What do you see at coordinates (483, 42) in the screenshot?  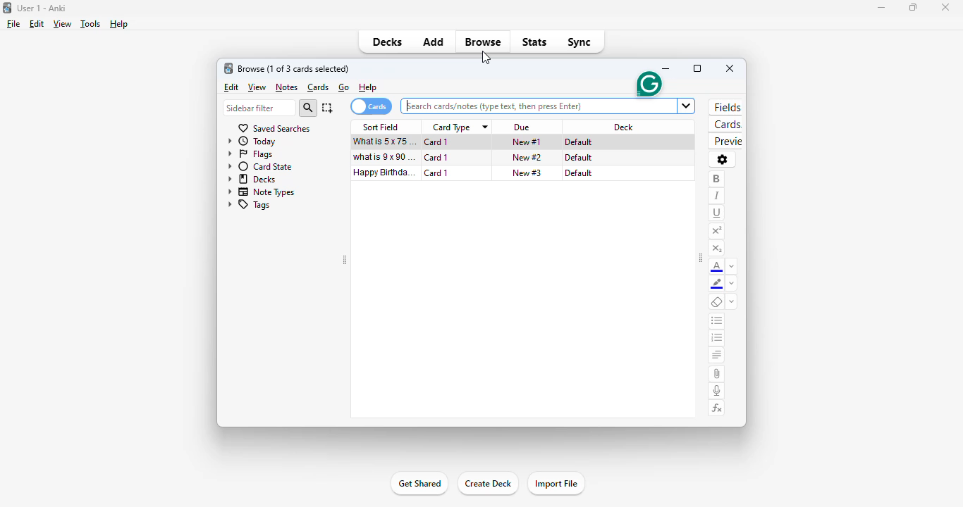 I see `browse` at bounding box center [483, 42].